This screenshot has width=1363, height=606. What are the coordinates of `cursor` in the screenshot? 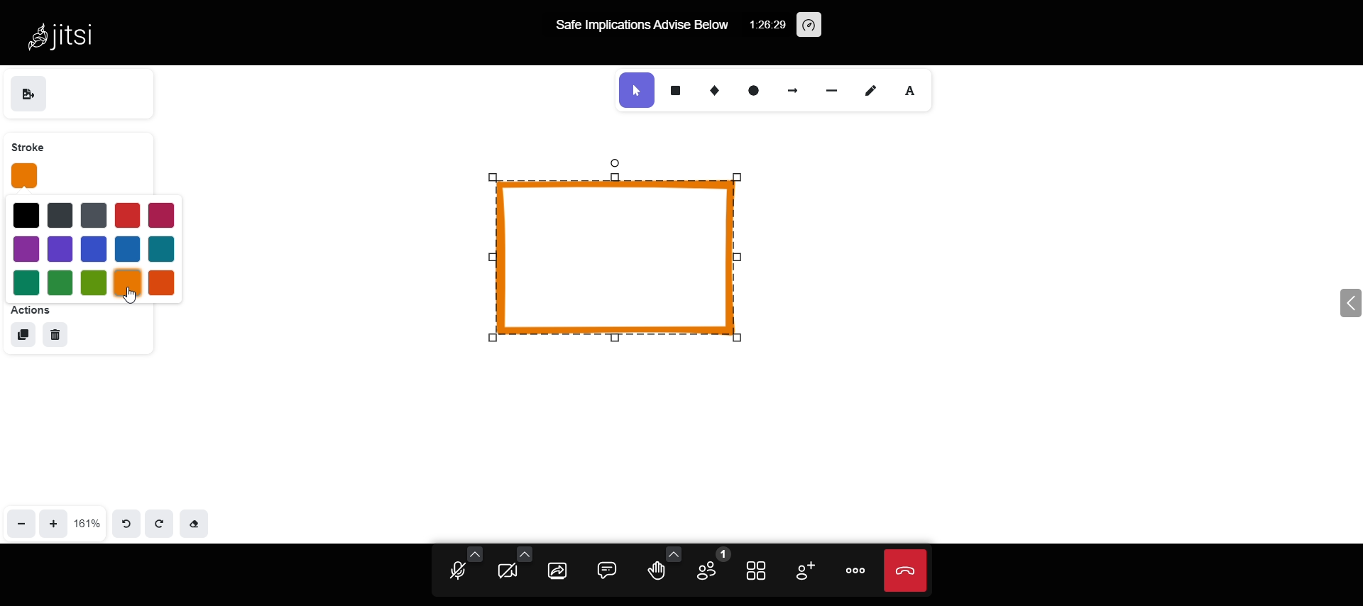 It's located at (136, 301).